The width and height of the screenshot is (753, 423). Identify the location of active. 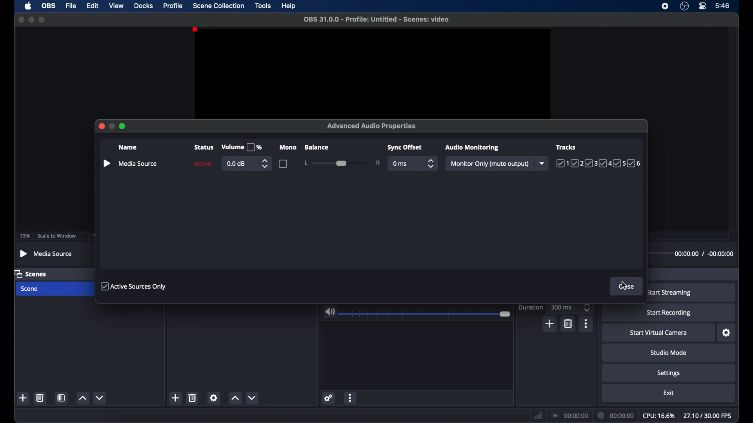
(202, 164).